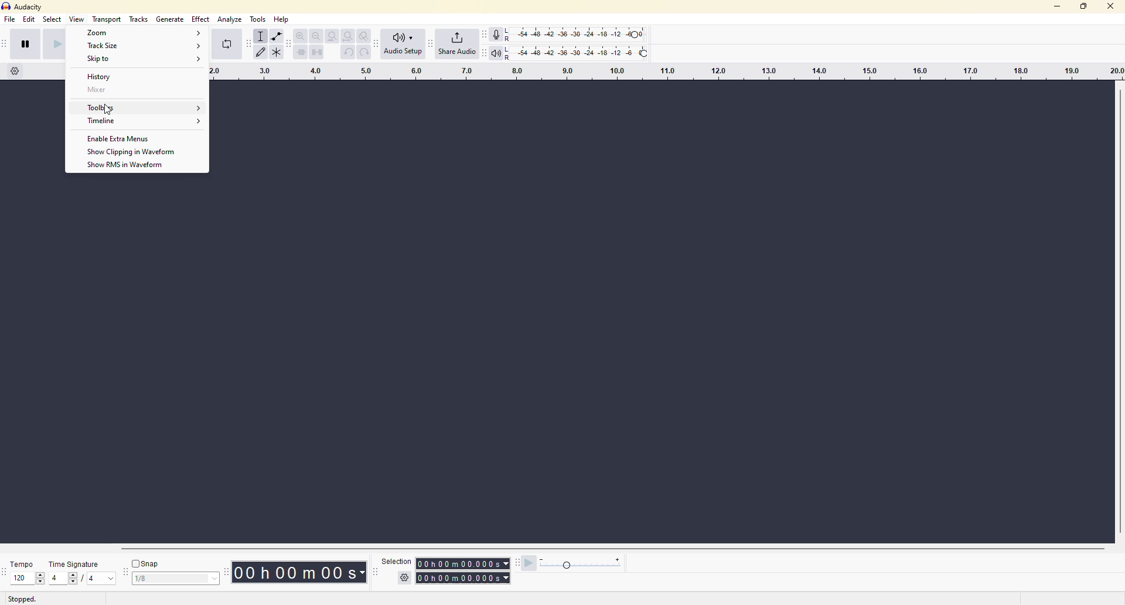 The image size is (1125, 605). Describe the element at coordinates (258, 20) in the screenshot. I see `tools` at that location.